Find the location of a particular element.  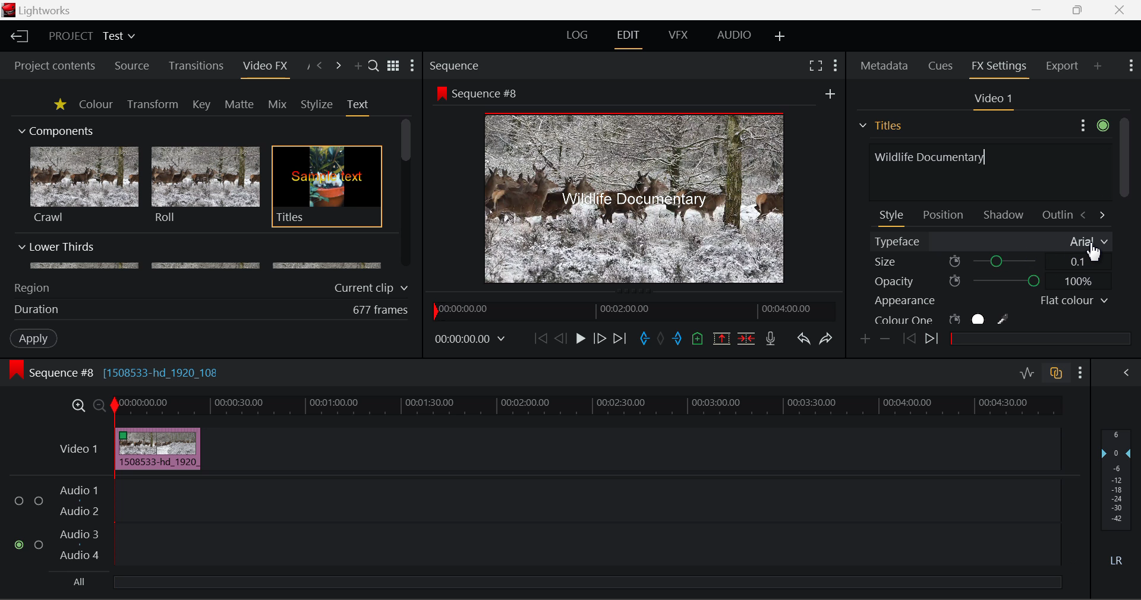

Next keyframe is located at coordinates (934, 340).